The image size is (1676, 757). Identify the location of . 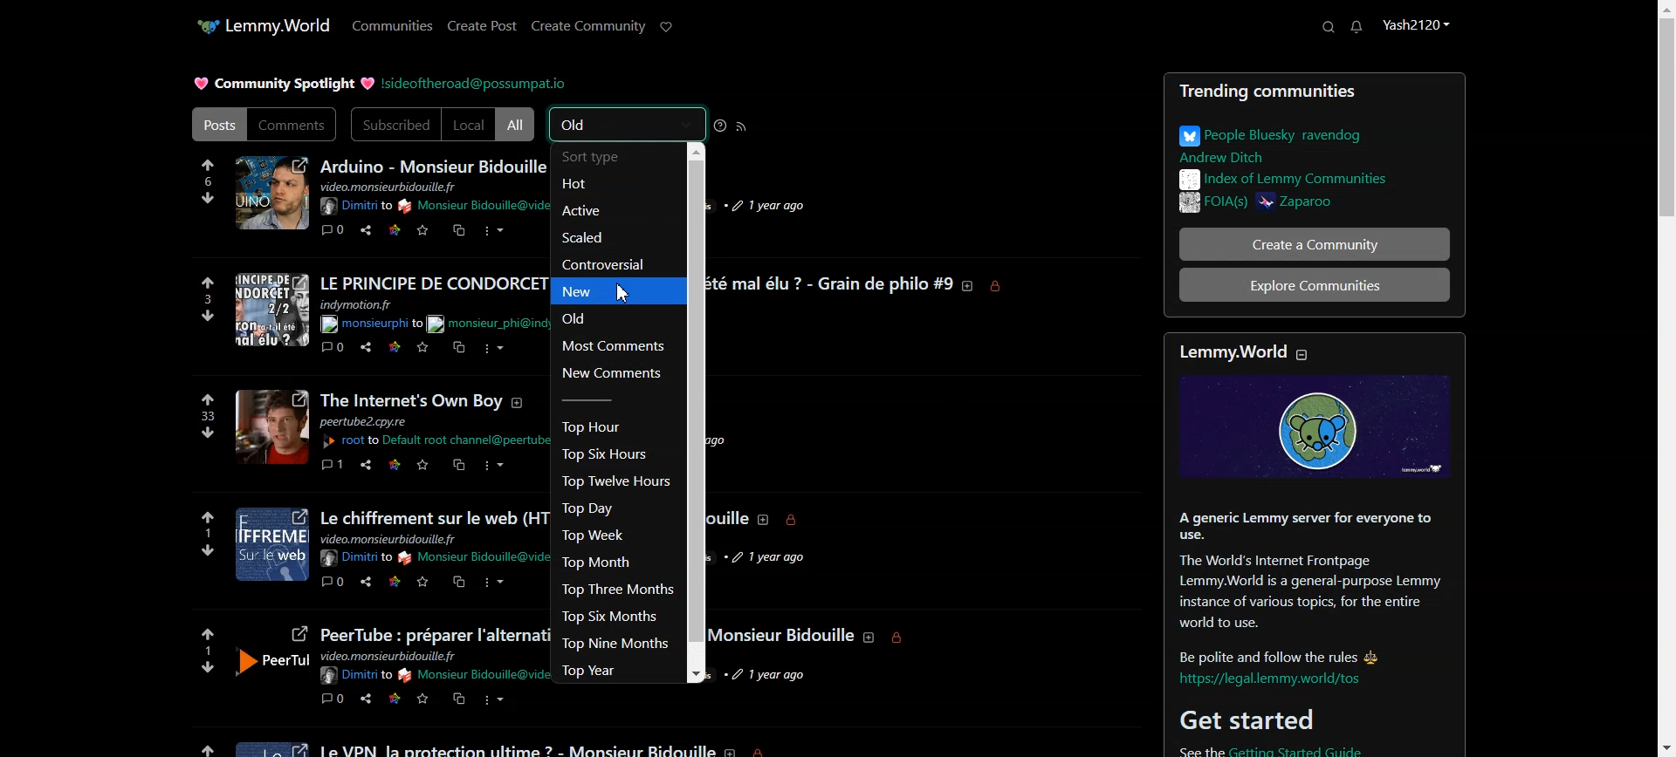
(457, 348).